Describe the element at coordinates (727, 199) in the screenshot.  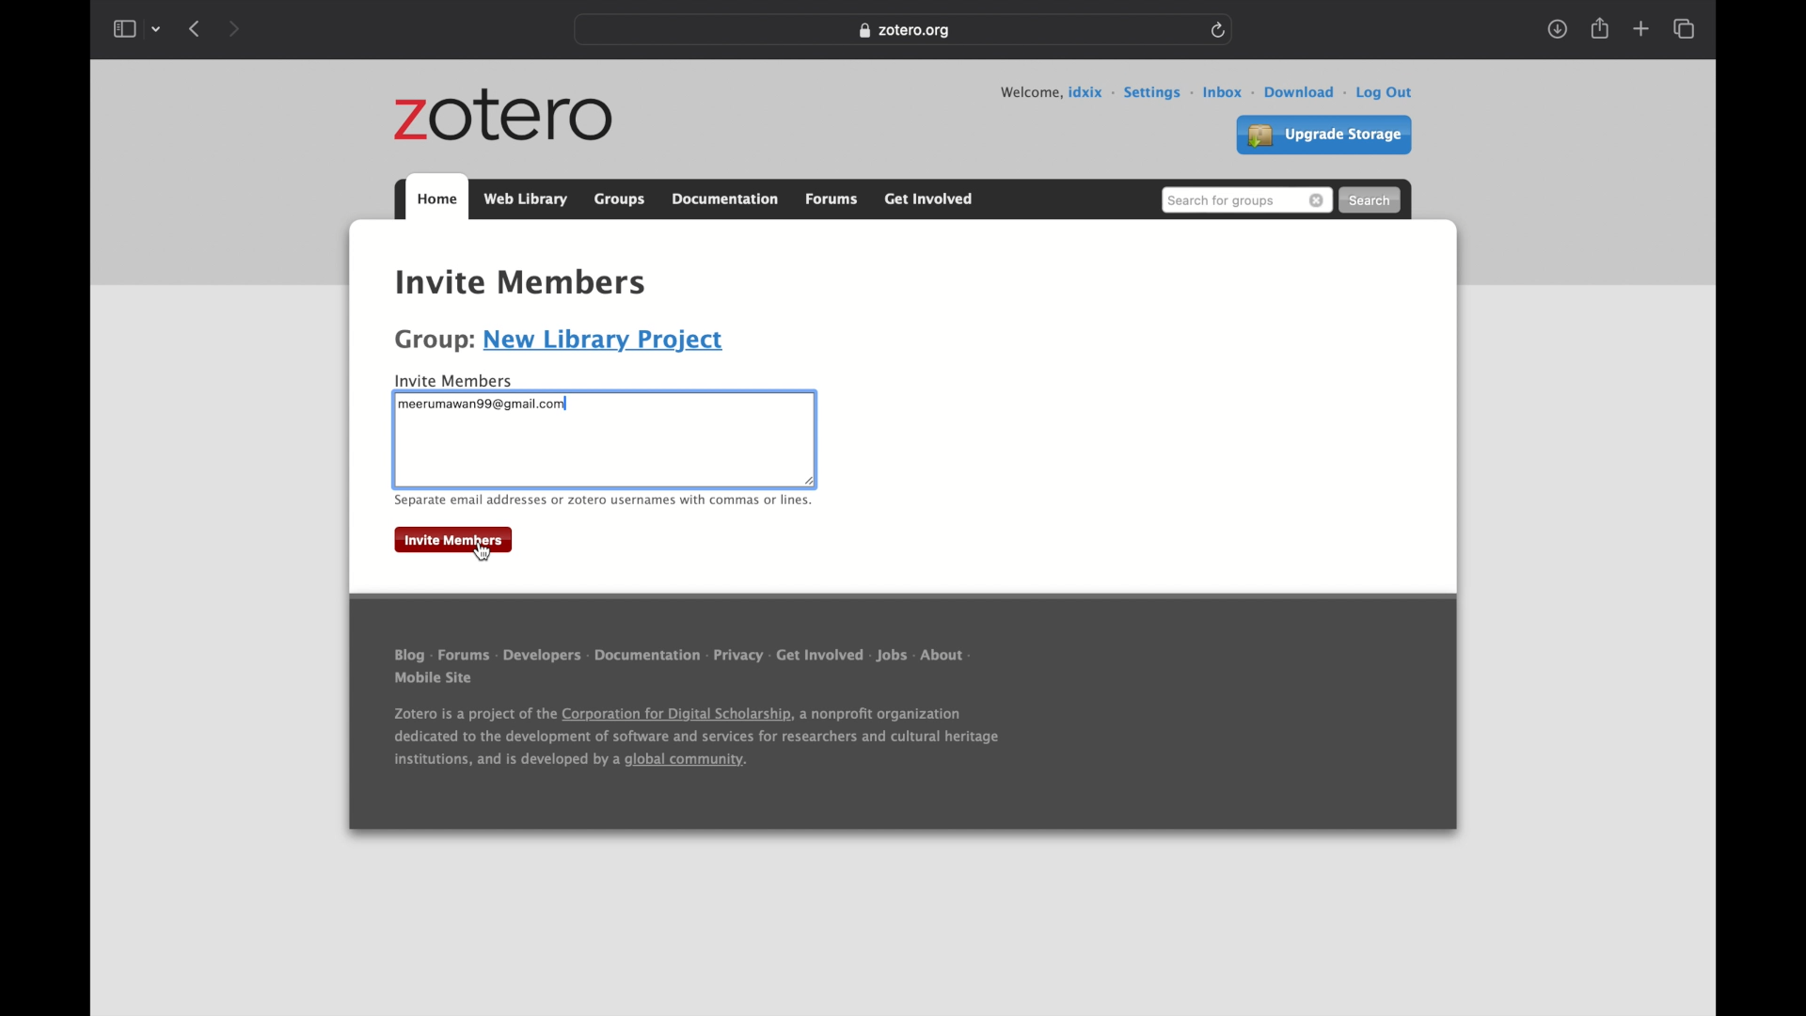
I see `documentation` at that location.